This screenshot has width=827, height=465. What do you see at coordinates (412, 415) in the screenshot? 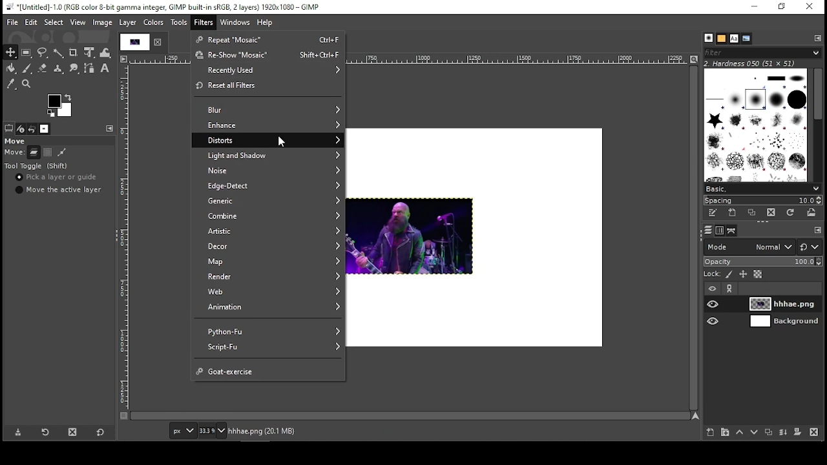
I see `scroll bar` at bounding box center [412, 415].